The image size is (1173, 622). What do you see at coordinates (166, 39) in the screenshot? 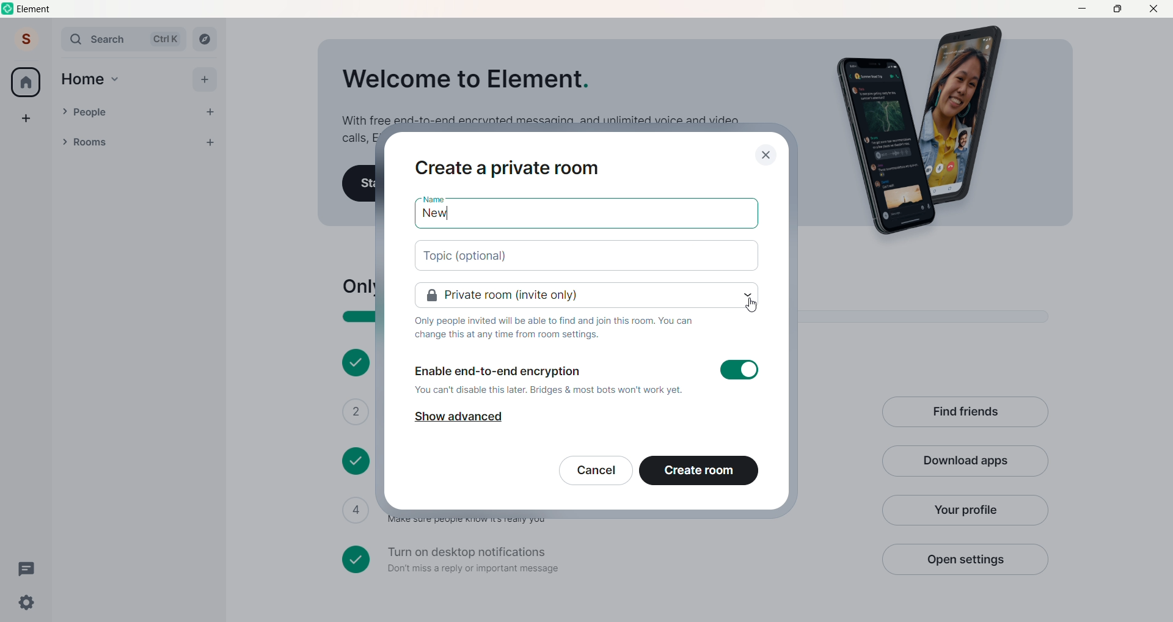
I see `Ctrl K` at bounding box center [166, 39].